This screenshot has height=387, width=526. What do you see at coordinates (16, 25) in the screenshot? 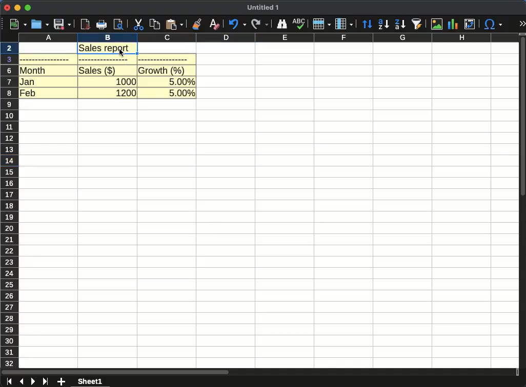
I see `new` at bounding box center [16, 25].